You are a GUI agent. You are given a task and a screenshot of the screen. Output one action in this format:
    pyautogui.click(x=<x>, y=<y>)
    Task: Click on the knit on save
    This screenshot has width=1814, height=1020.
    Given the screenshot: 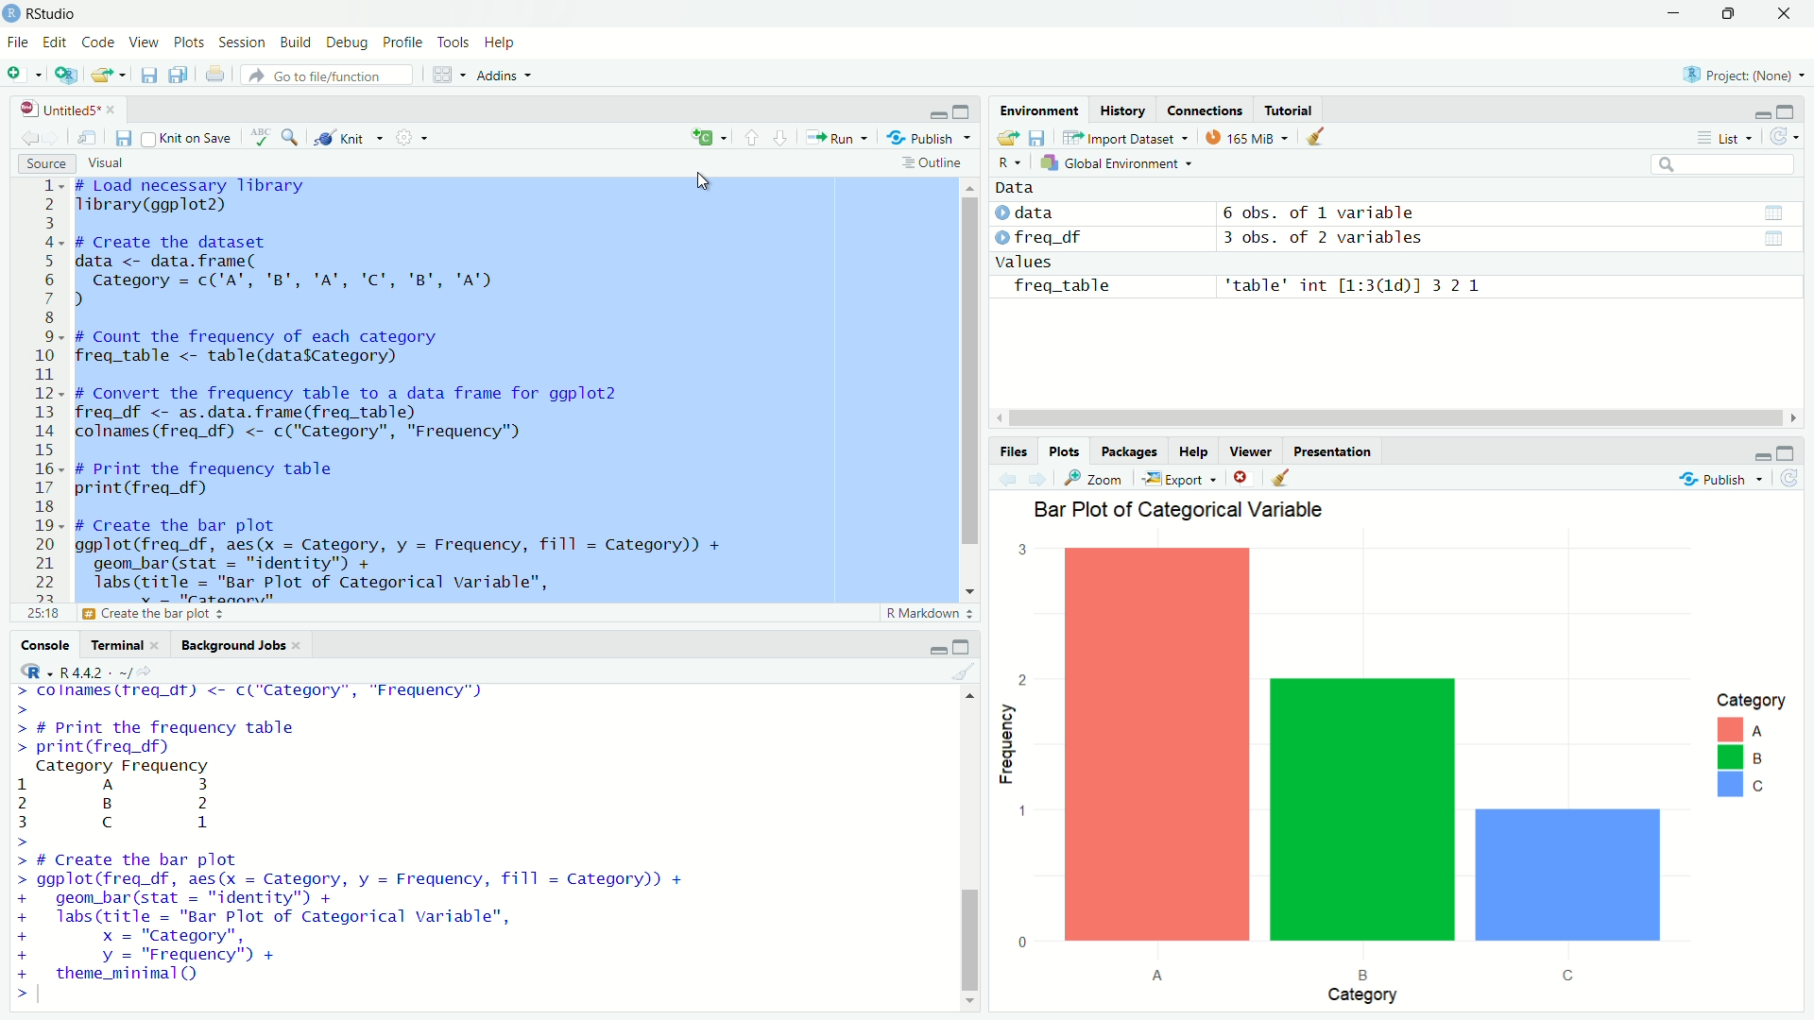 What is the action you would take?
    pyautogui.click(x=189, y=139)
    